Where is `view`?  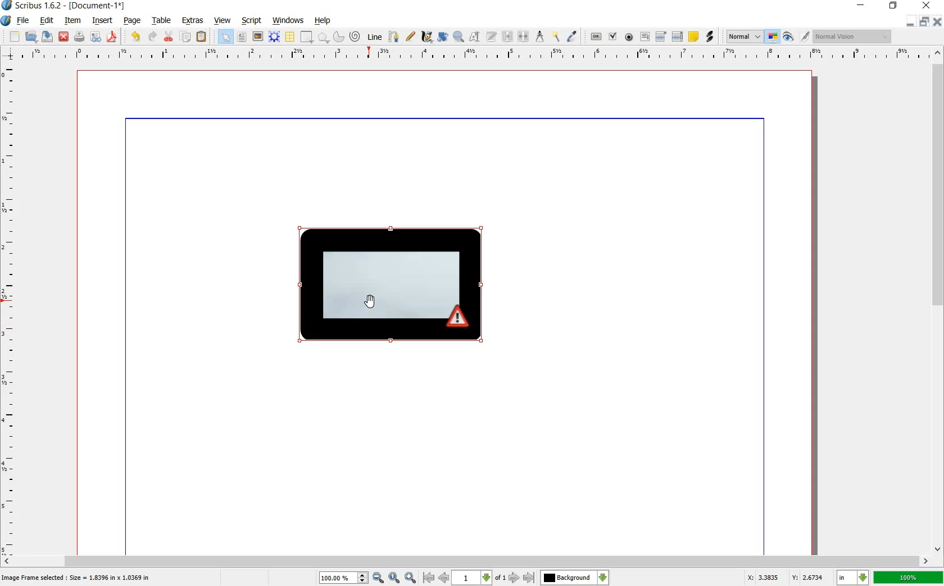 view is located at coordinates (223, 21).